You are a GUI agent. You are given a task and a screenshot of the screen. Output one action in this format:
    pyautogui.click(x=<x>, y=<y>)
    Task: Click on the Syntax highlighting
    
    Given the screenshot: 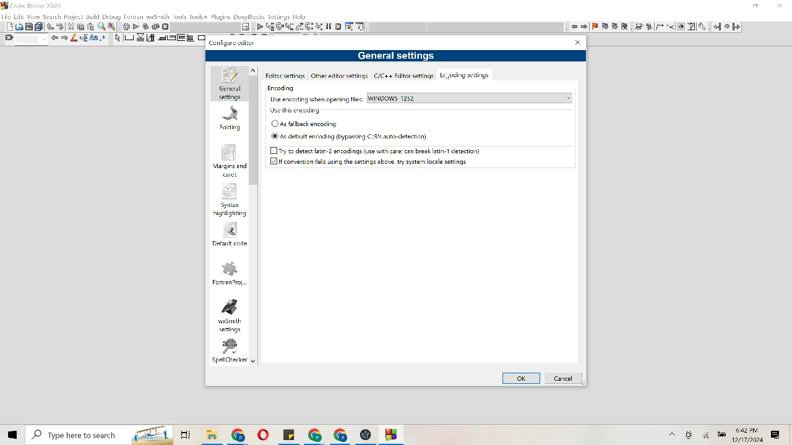 What is the action you would take?
    pyautogui.click(x=229, y=200)
    